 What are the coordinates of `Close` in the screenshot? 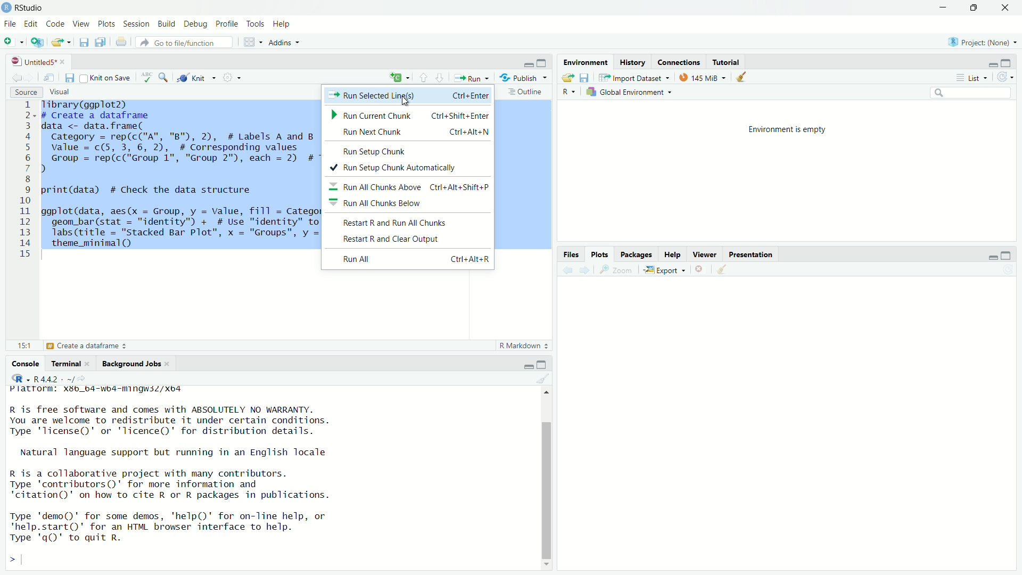 It's located at (1007, 9).